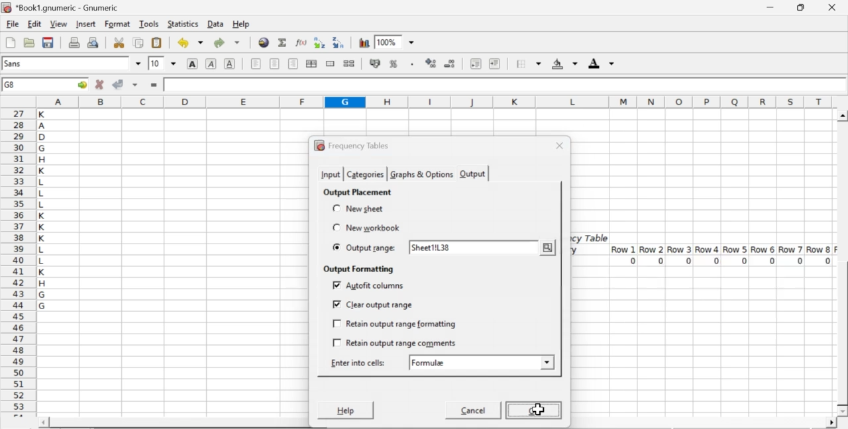 The image size is (848, 429). Describe the element at coordinates (275, 64) in the screenshot. I see `center horizontally` at that location.